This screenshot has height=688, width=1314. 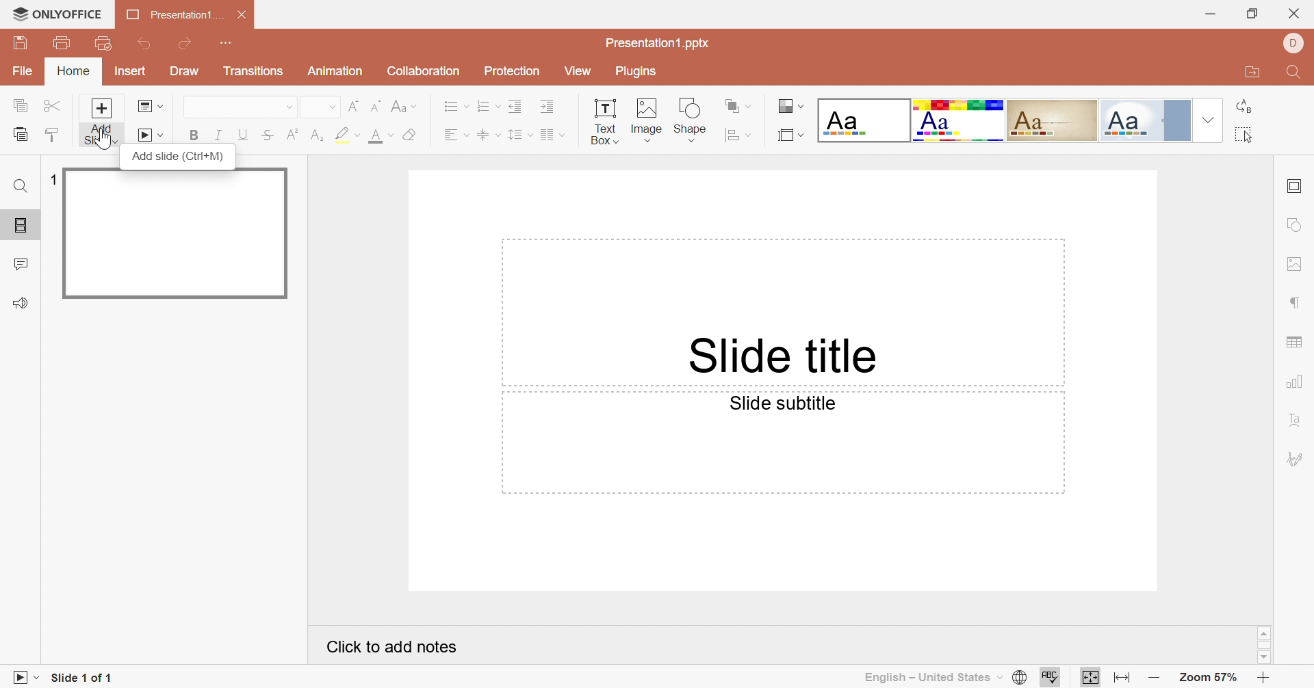 What do you see at coordinates (100, 142) in the screenshot?
I see `cursor` at bounding box center [100, 142].